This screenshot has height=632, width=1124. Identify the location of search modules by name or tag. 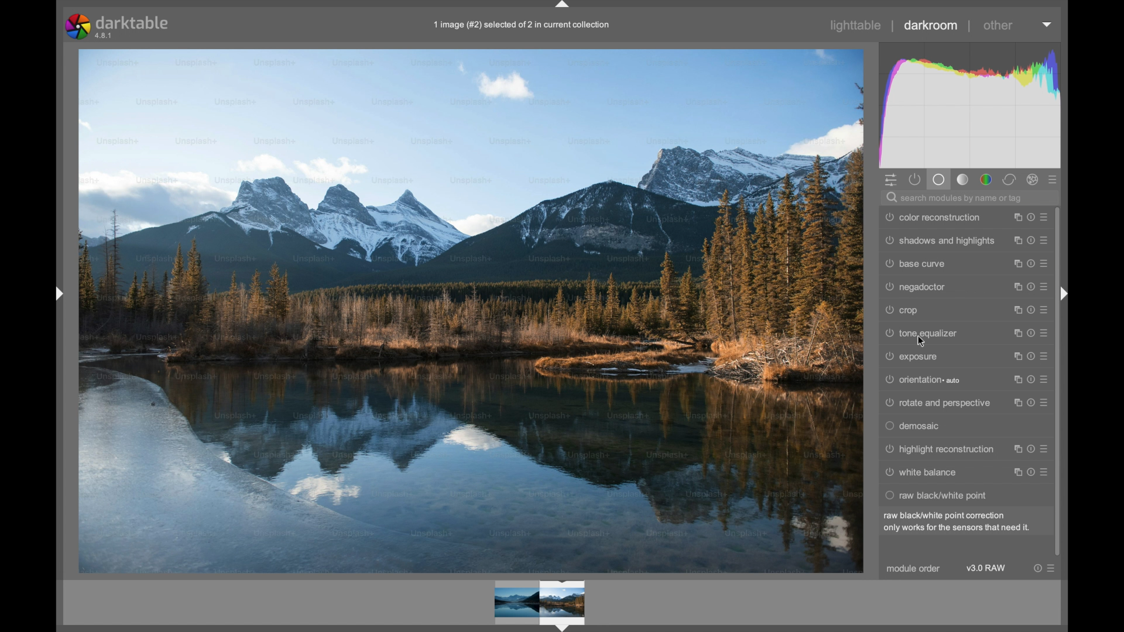
(955, 199).